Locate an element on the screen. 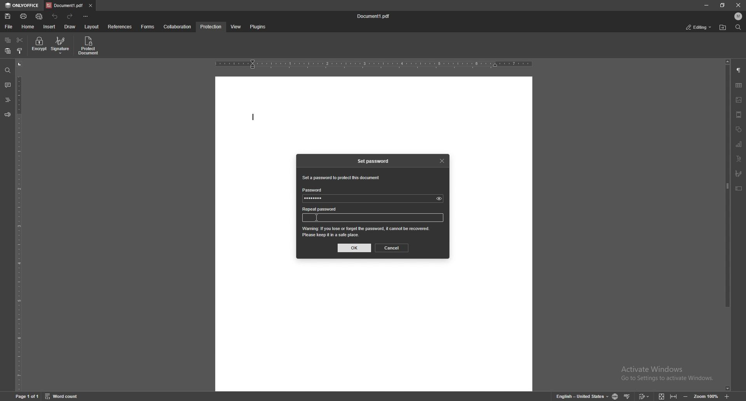  encrypt is located at coordinates (38, 45).